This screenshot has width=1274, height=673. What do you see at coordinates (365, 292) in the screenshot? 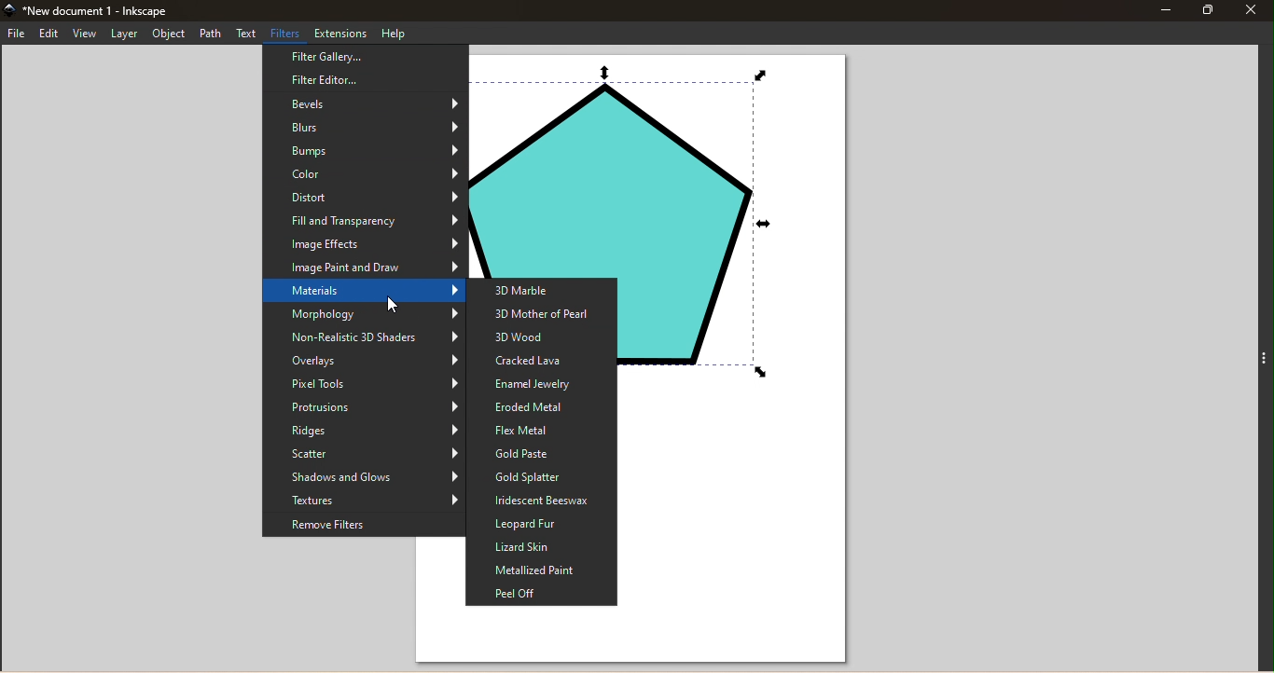
I see `Materials` at bounding box center [365, 292].